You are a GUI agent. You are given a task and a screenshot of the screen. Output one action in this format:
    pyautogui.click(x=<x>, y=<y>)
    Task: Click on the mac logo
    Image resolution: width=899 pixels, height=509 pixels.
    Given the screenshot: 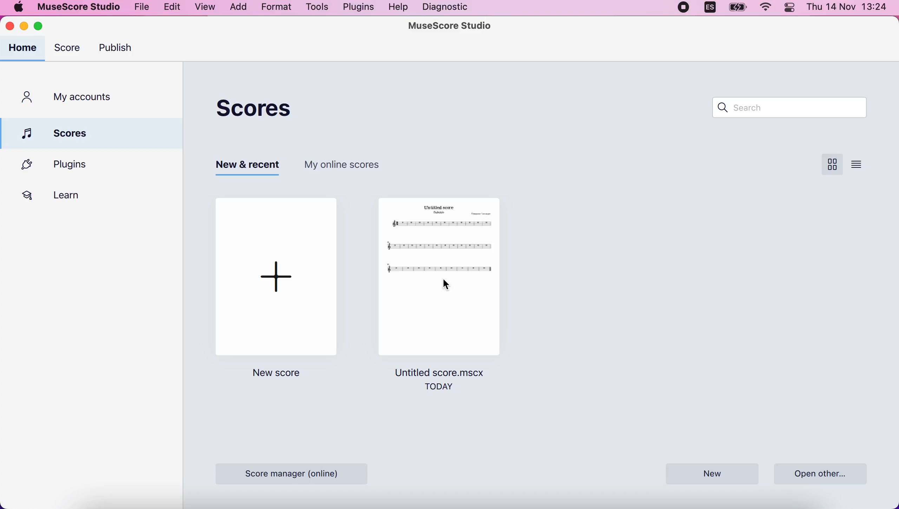 What is the action you would take?
    pyautogui.click(x=18, y=8)
    